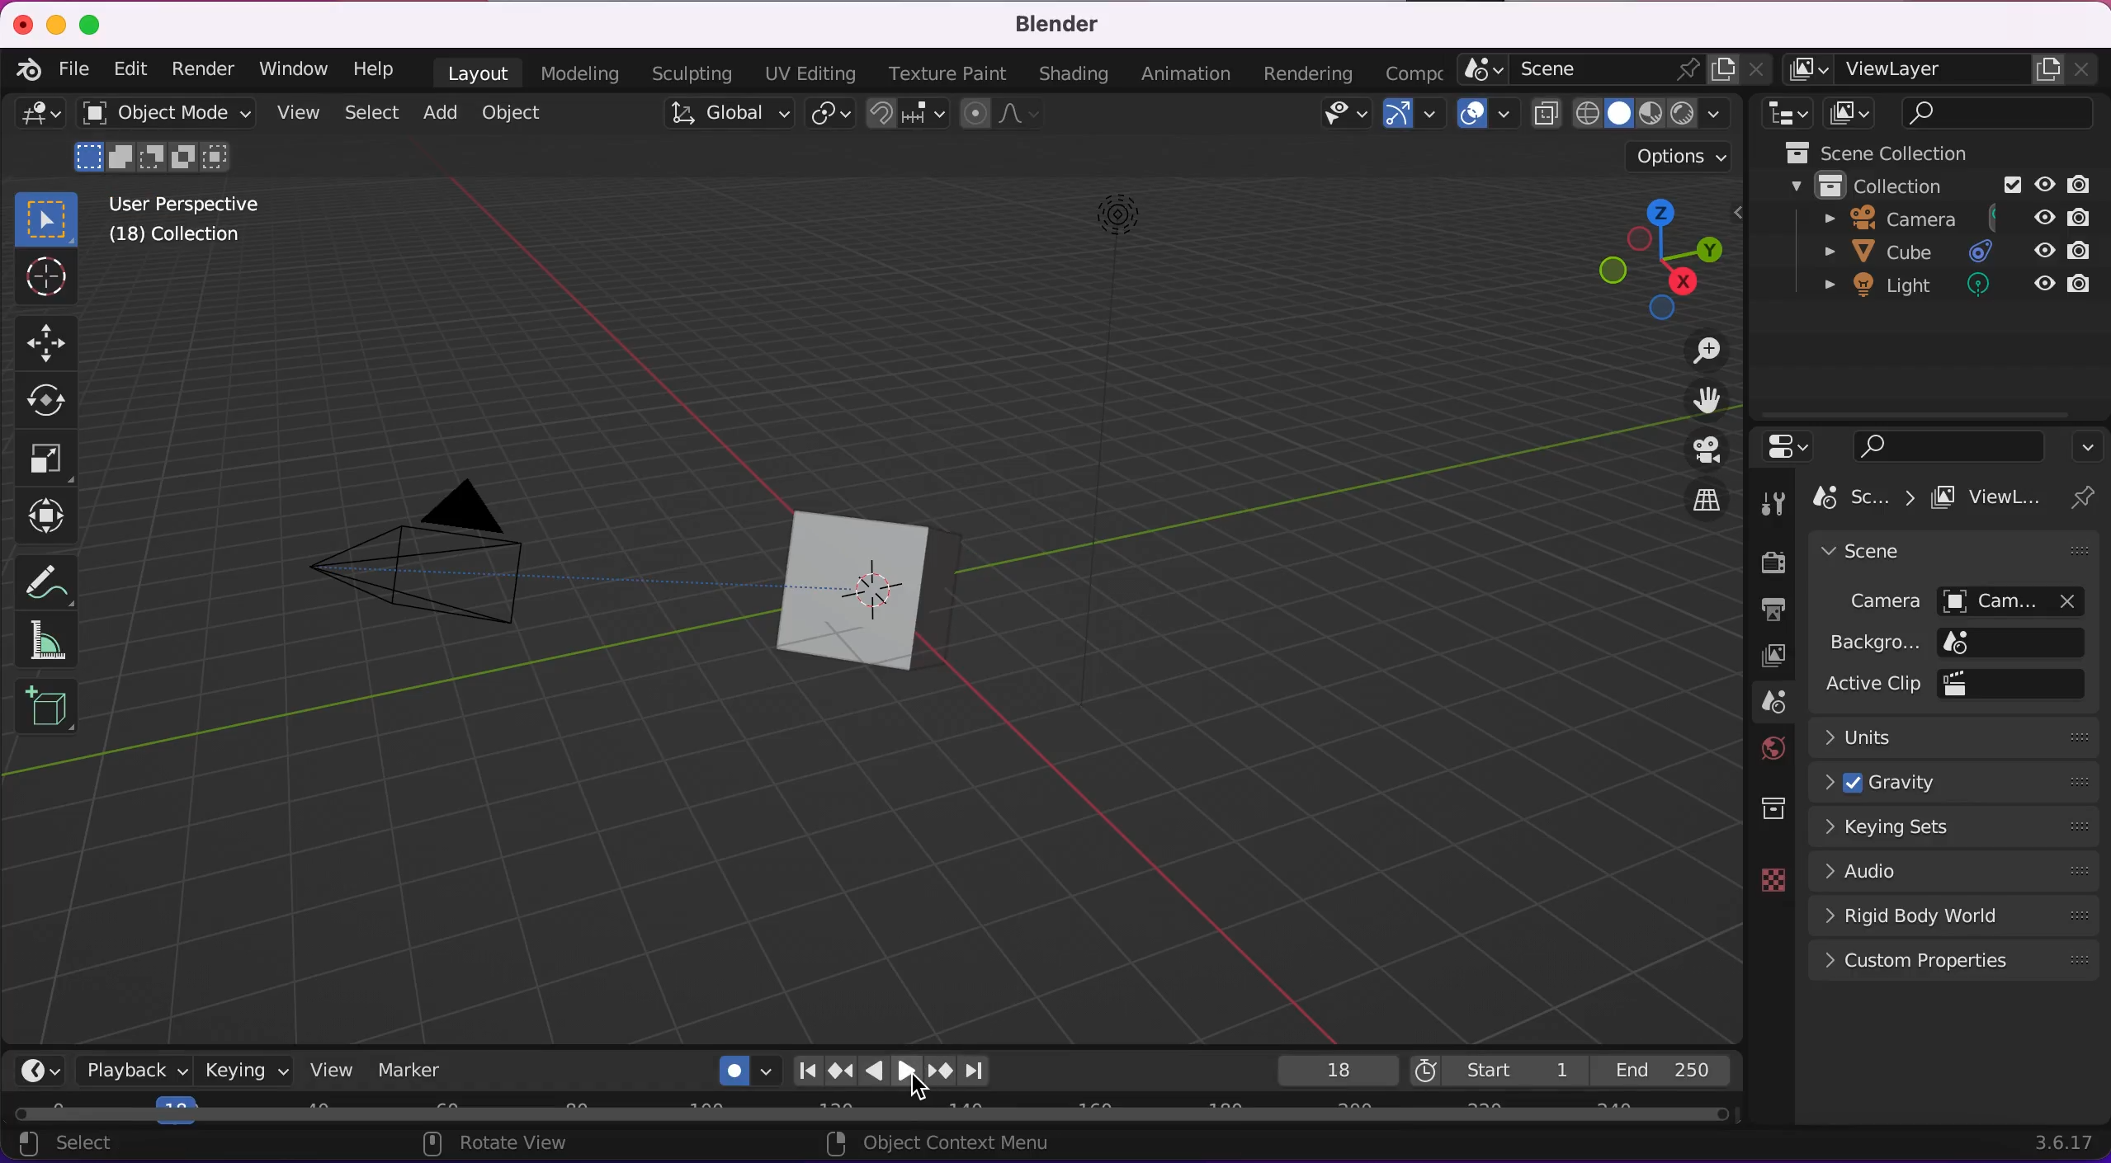  What do you see at coordinates (130, 1071) in the screenshot?
I see `playback` at bounding box center [130, 1071].